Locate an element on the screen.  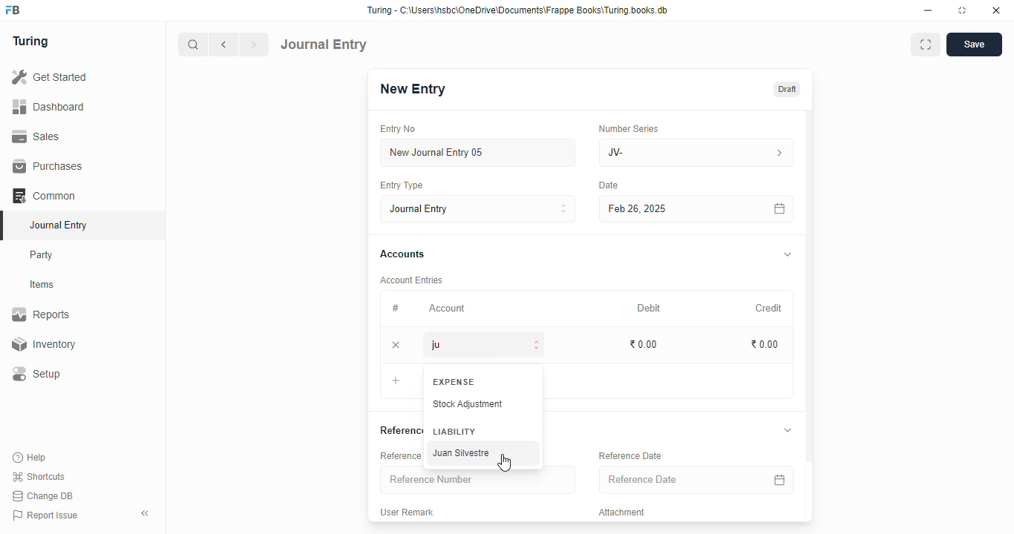
reports is located at coordinates (42, 314).